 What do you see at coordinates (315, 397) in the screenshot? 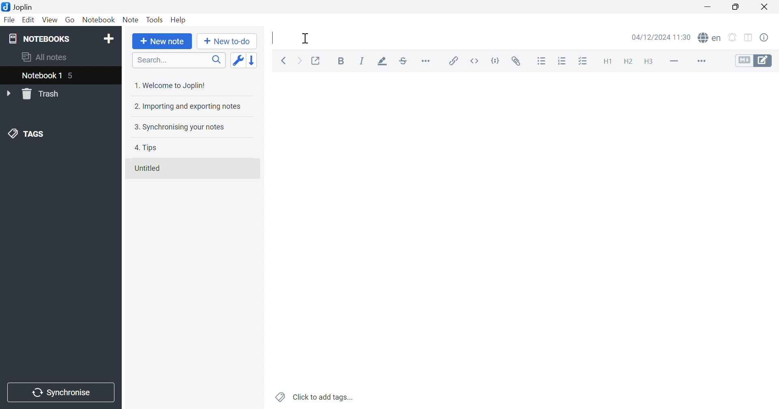
I see `Click to add tags...` at bounding box center [315, 397].